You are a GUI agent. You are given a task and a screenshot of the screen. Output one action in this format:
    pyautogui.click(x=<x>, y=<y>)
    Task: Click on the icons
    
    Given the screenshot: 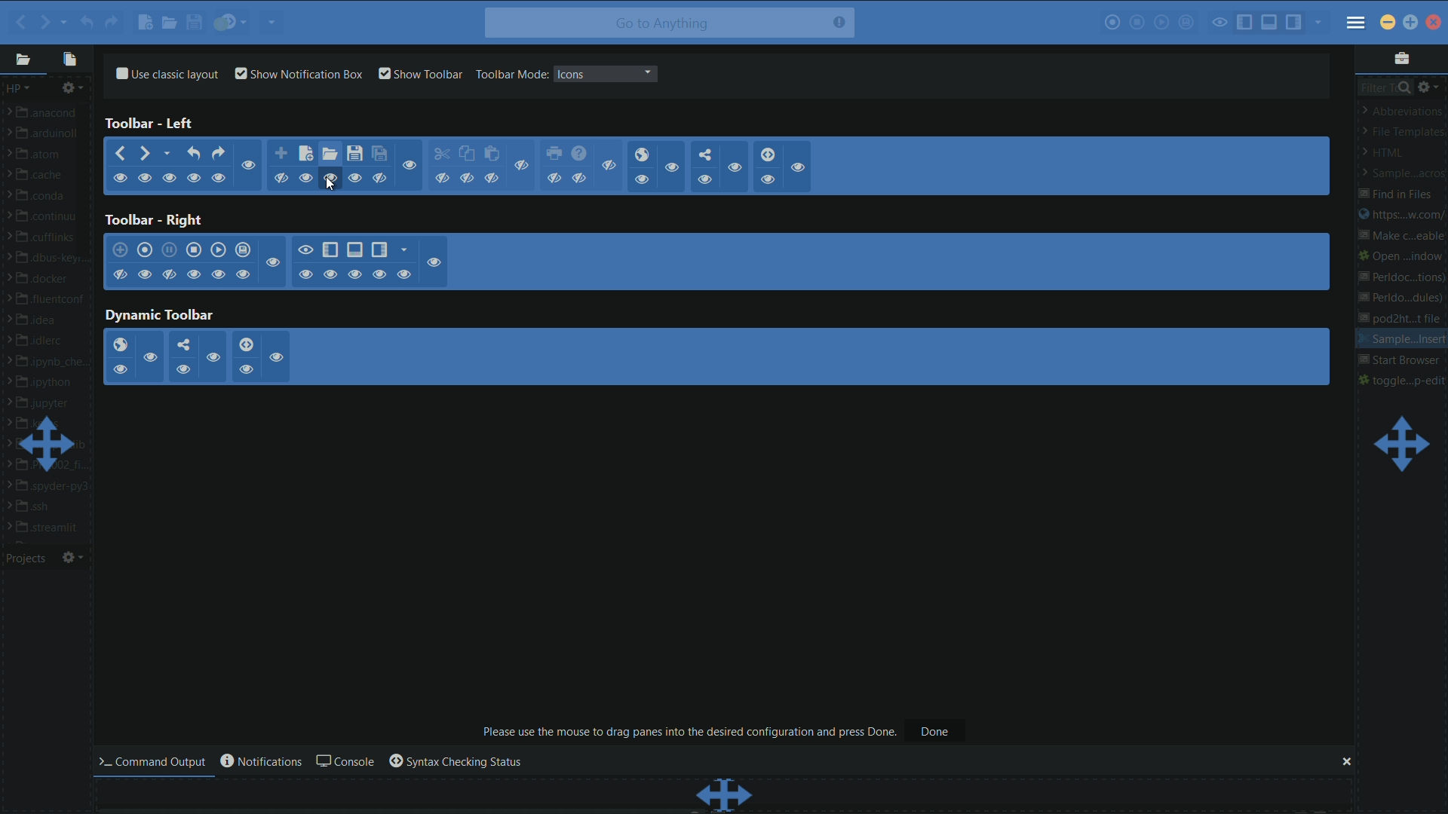 What is the action you would take?
    pyautogui.click(x=571, y=74)
    